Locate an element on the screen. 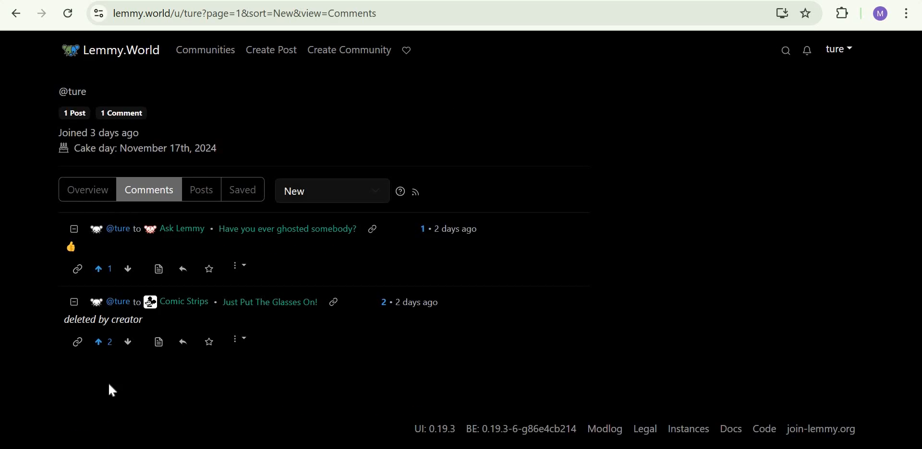 Image resolution: width=922 pixels, height=449 pixels. community name is located at coordinates (174, 302).